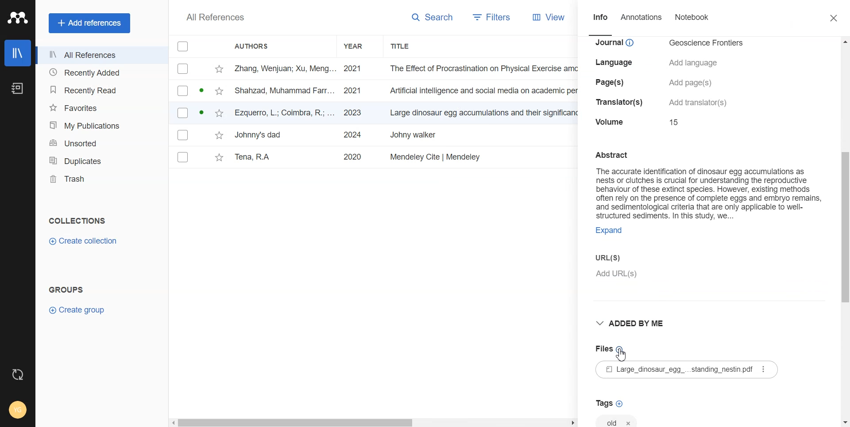 Image resolution: width=850 pixels, height=427 pixels. What do you see at coordinates (16, 408) in the screenshot?
I see `Account` at bounding box center [16, 408].